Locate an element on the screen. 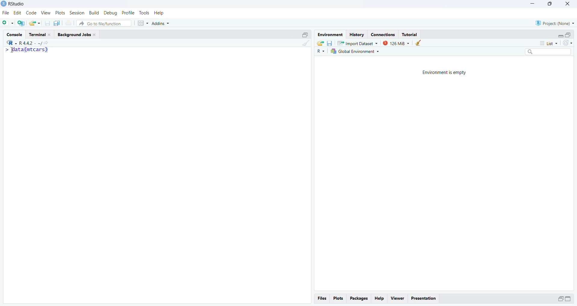  global environment is located at coordinates (354, 51).